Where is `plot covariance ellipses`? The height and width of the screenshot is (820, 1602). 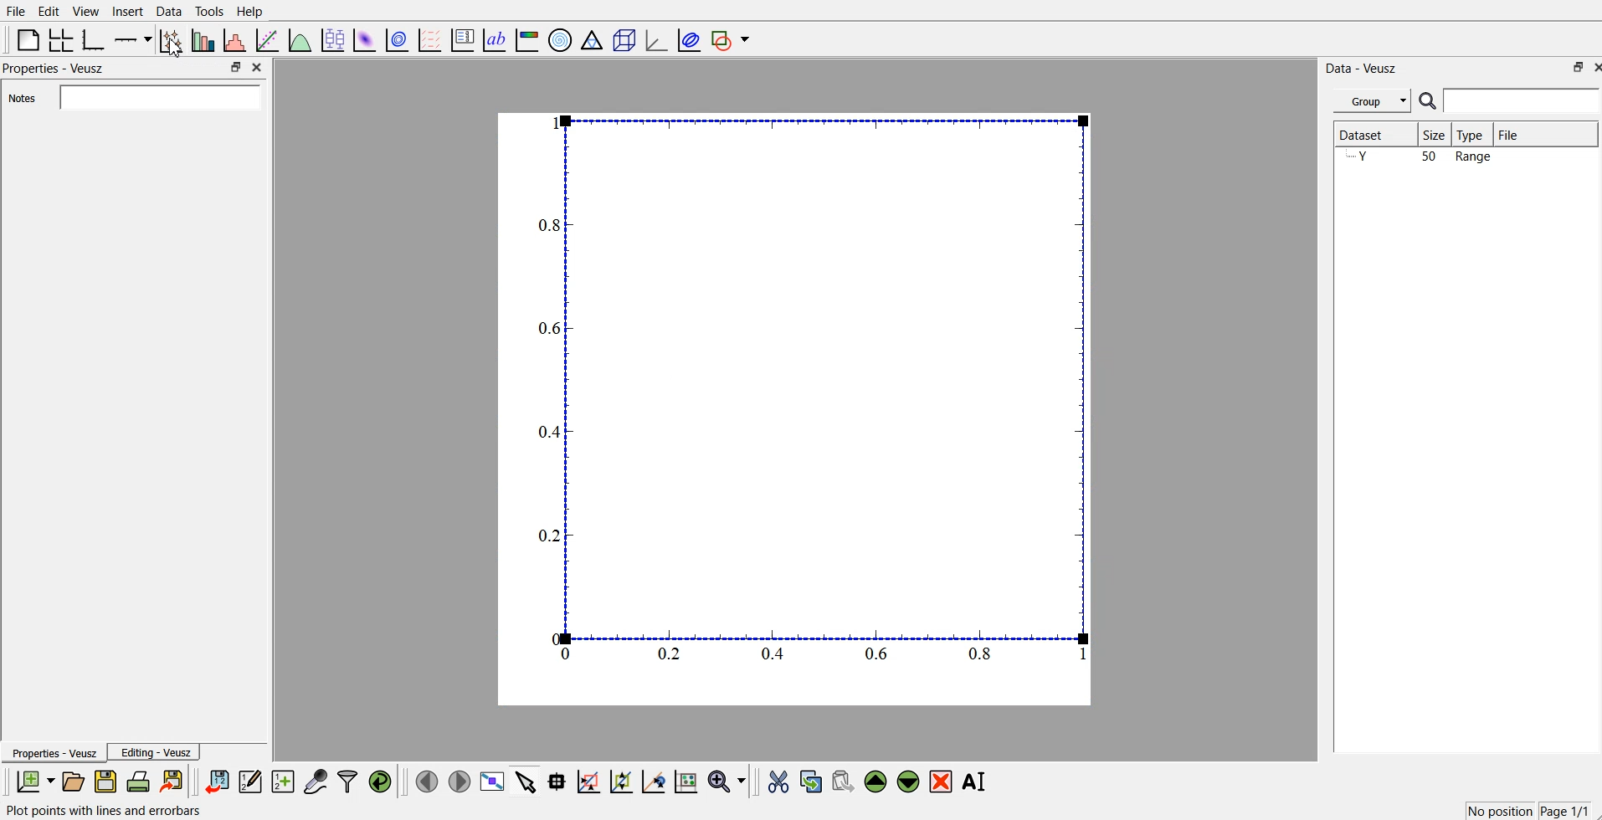
plot covariance ellipses is located at coordinates (688, 38).